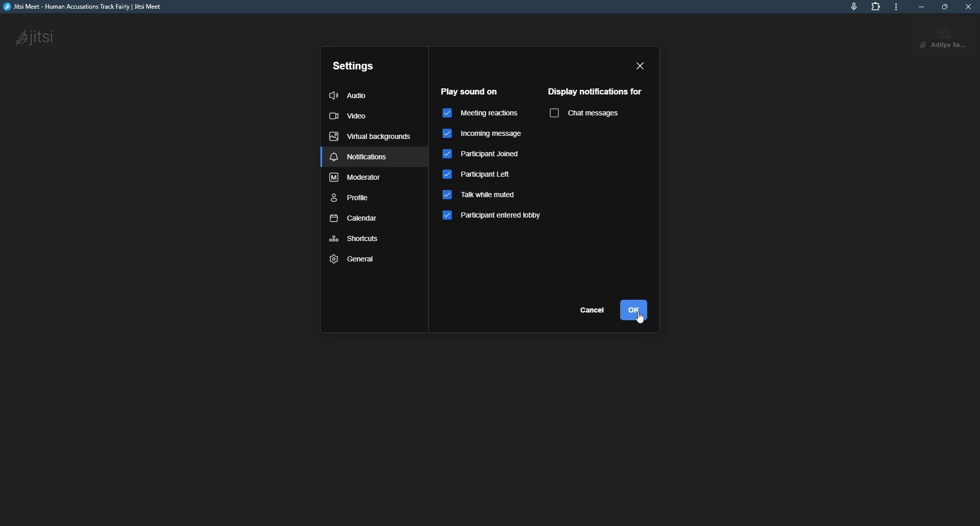  I want to click on audio, so click(348, 96).